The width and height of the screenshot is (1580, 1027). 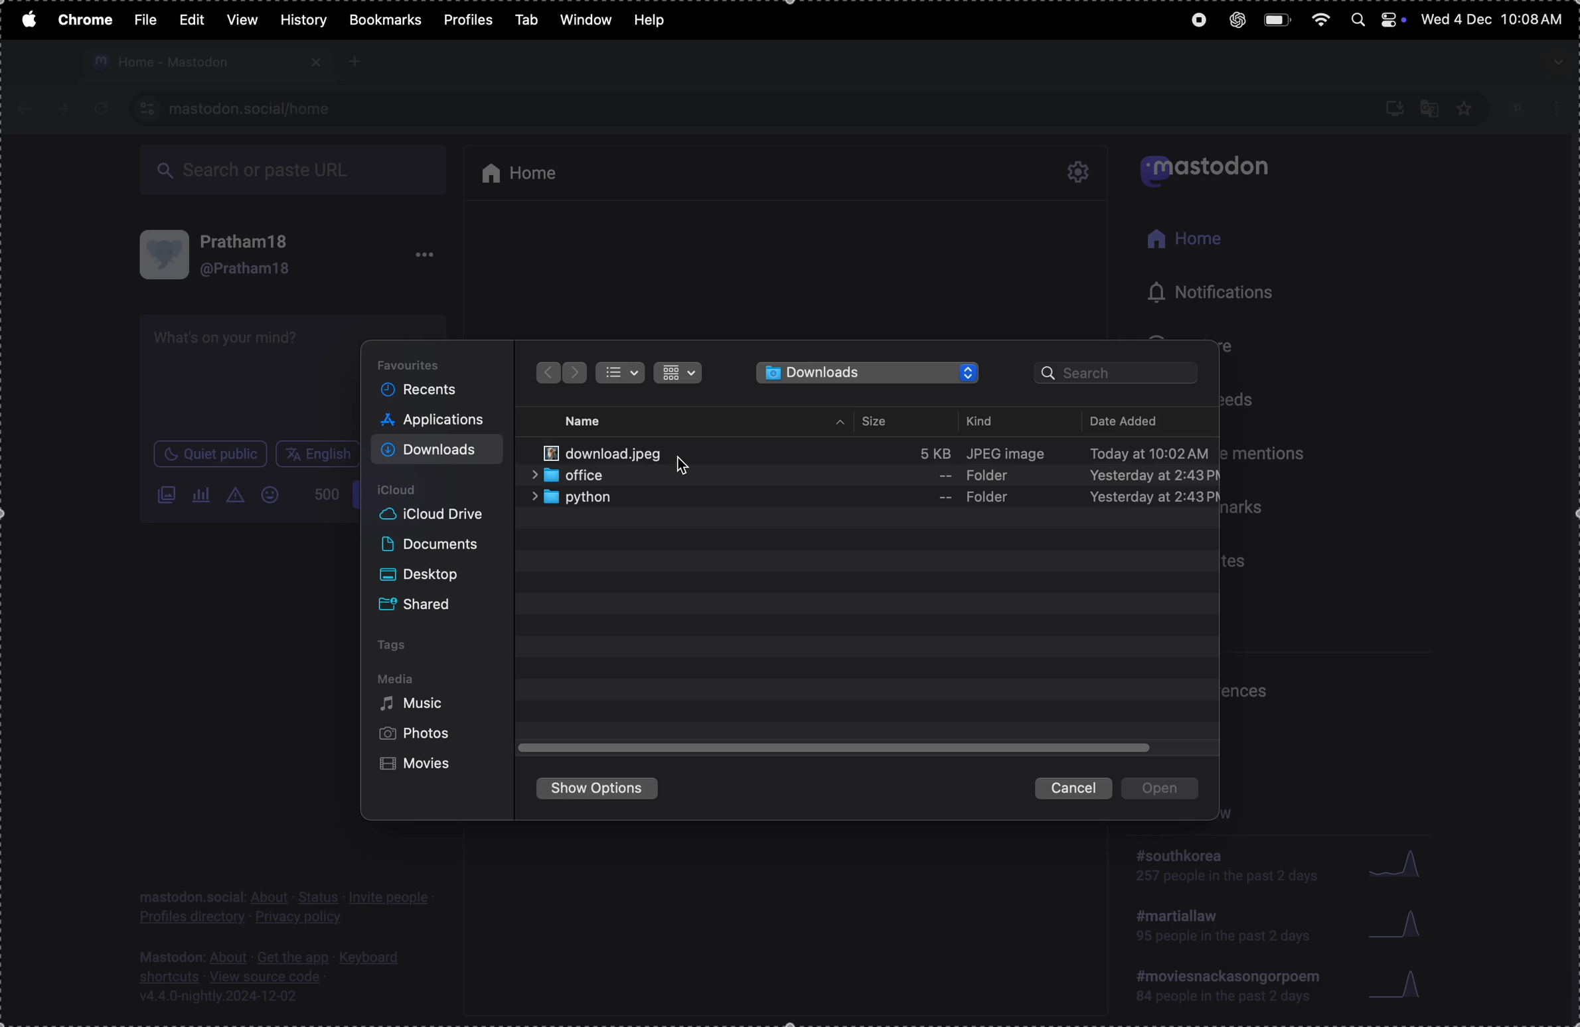 I want to click on Tab, so click(x=526, y=18).